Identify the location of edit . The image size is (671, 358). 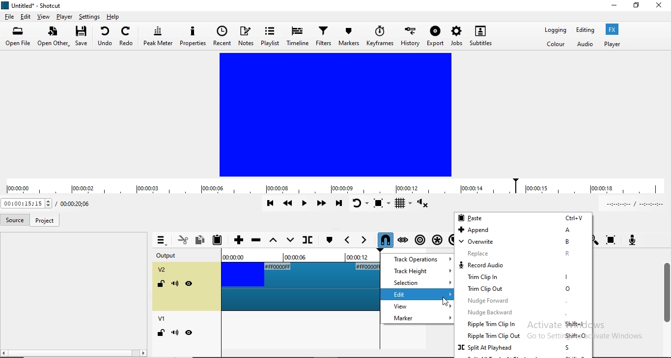
(26, 17).